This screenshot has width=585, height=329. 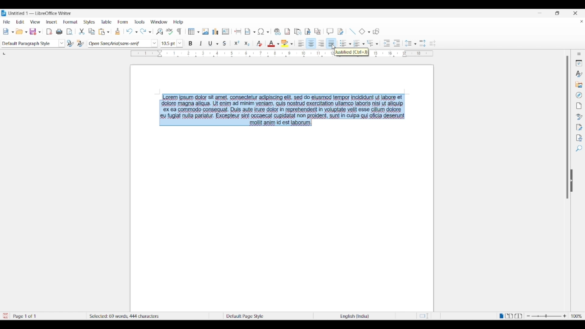 What do you see at coordinates (397, 43) in the screenshot?
I see `Decrease indent` at bounding box center [397, 43].